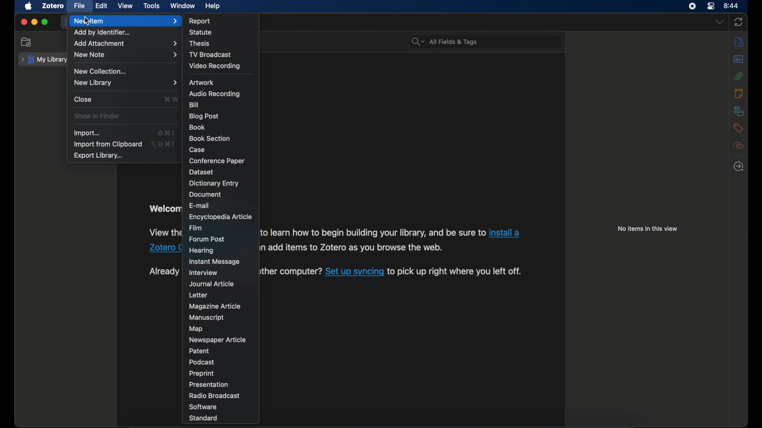 Image resolution: width=762 pixels, height=428 pixels. What do you see at coordinates (88, 22) in the screenshot?
I see `cursor on New Item` at bounding box center [88, 22].